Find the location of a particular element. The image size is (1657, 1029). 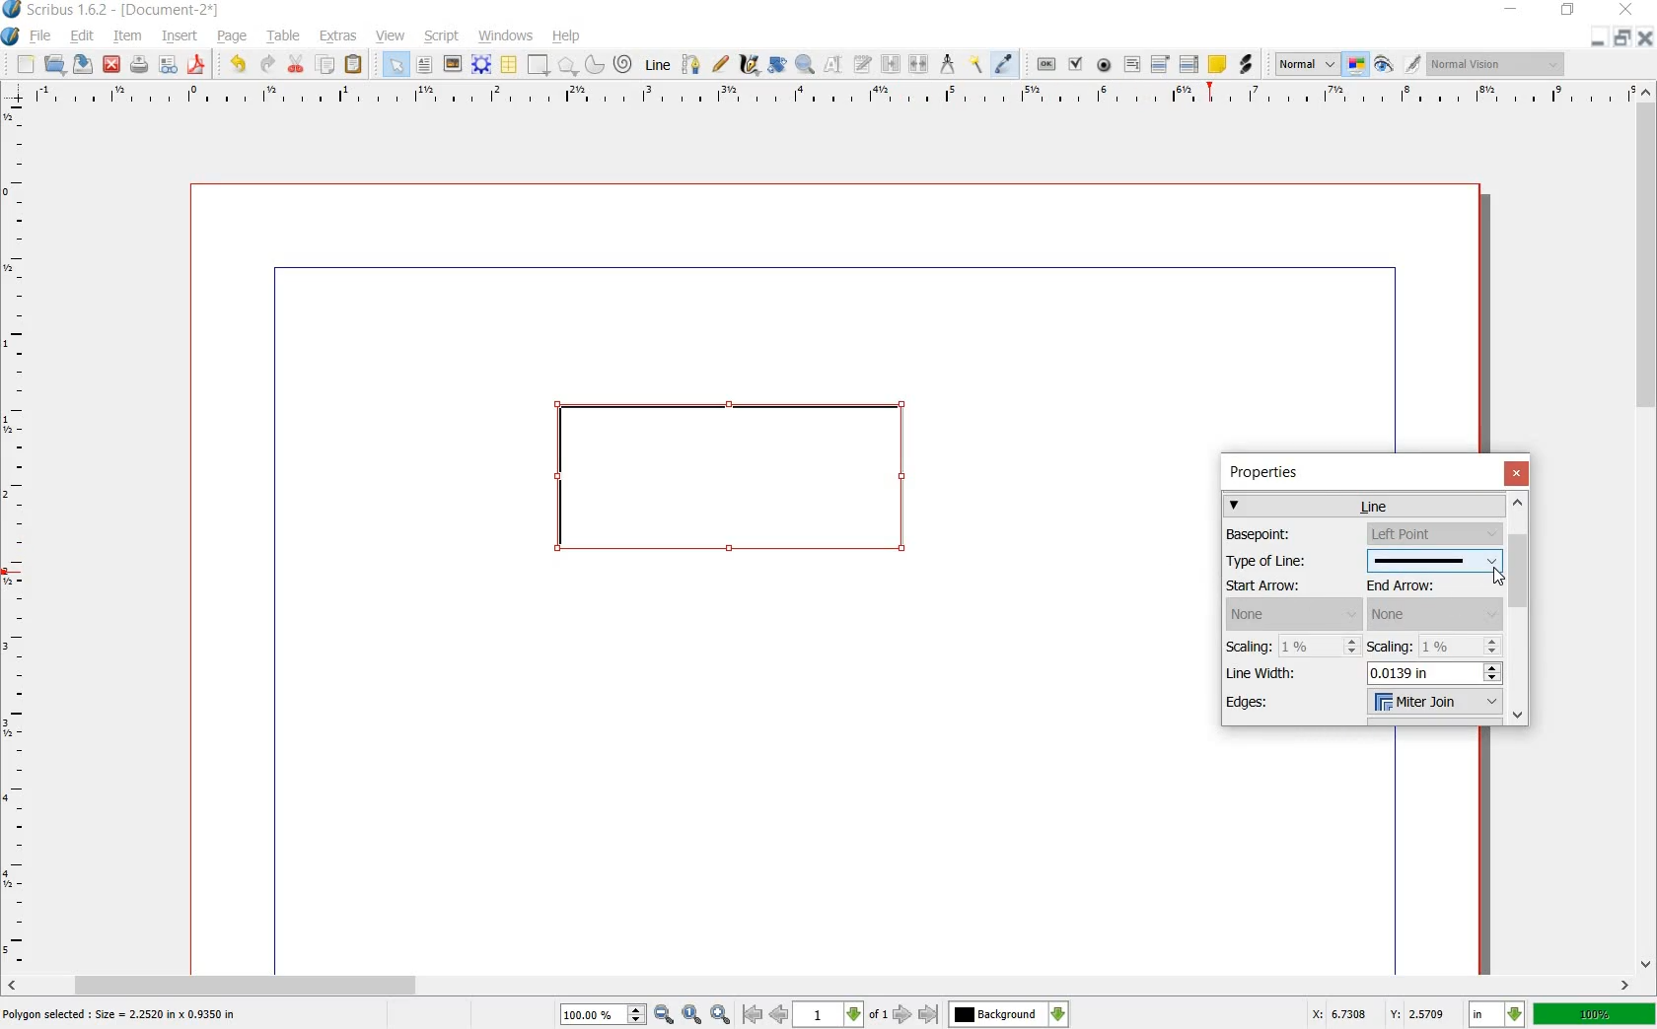

type of line is located at coordinates (1434, 560).